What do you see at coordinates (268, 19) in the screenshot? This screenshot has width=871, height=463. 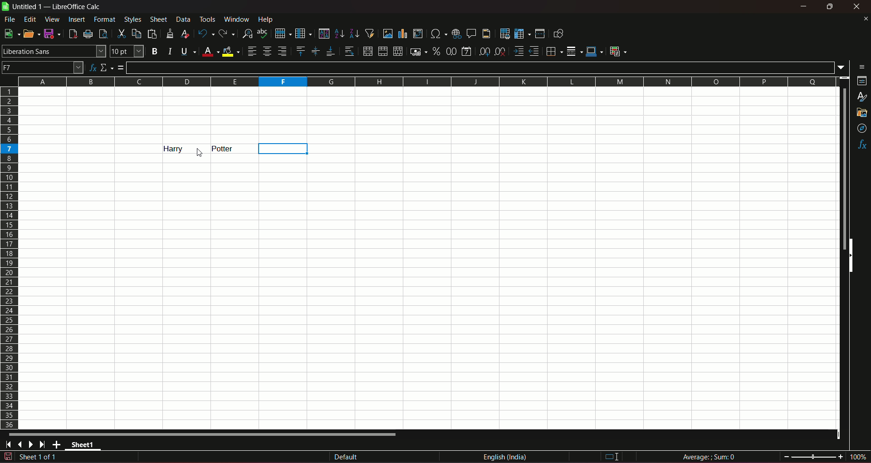 I see `help` at bounding box center [268, 19].